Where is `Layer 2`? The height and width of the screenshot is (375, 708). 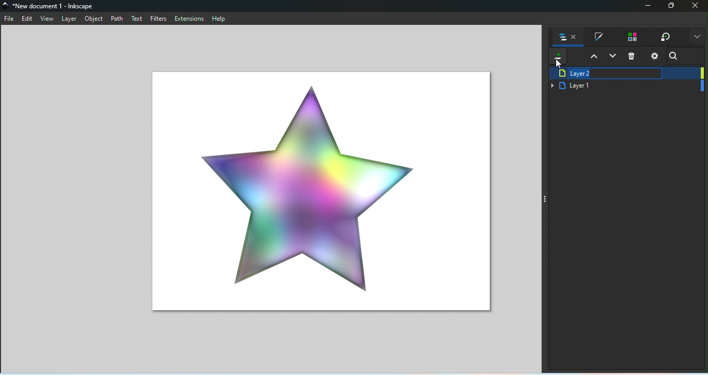 Layer 2 is located at coordinates (625, 74).